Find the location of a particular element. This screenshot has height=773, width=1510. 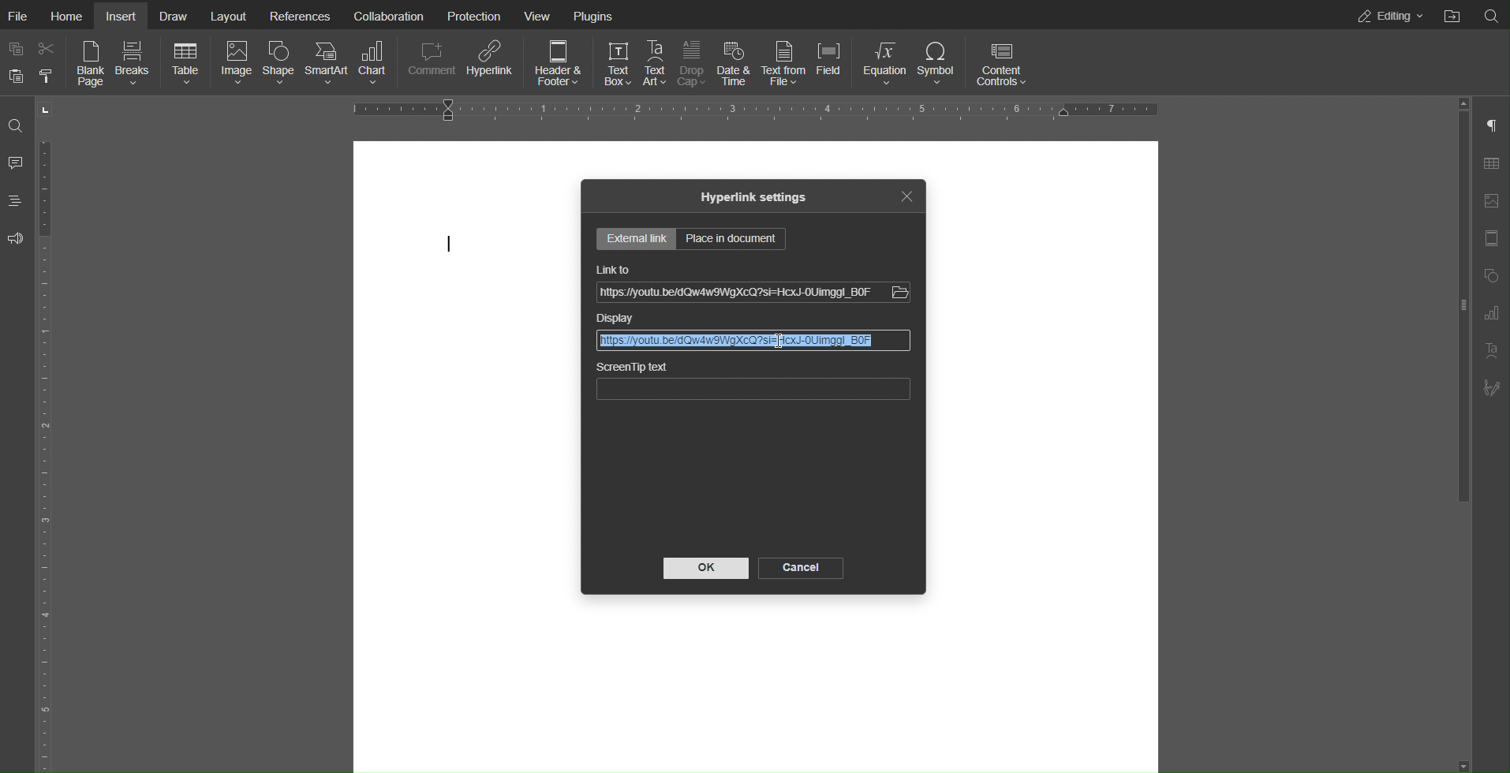

Header Footer is located at coordinates (1490, 241).